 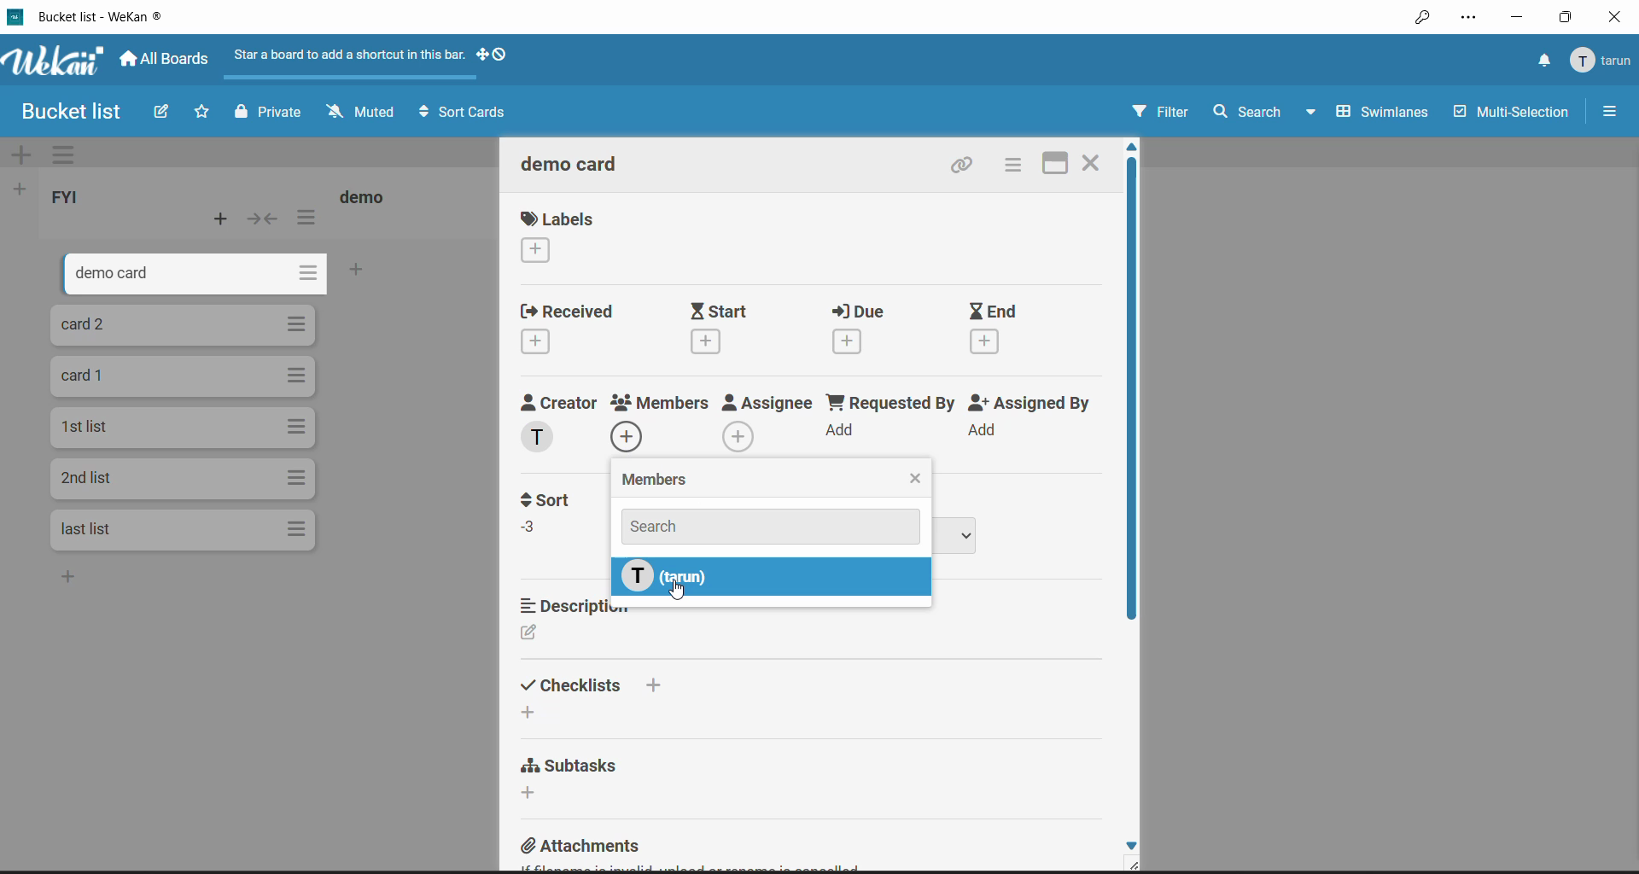 I want to click on all boards, so click(x=167, y=59).